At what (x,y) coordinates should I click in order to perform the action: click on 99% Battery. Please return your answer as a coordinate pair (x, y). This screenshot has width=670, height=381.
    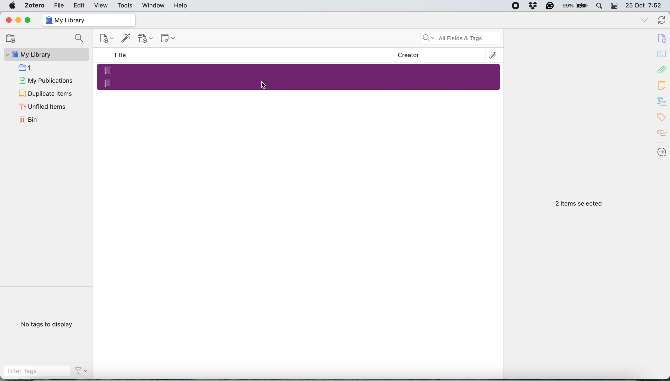
    Looking at the image, I should click on (575, 6).